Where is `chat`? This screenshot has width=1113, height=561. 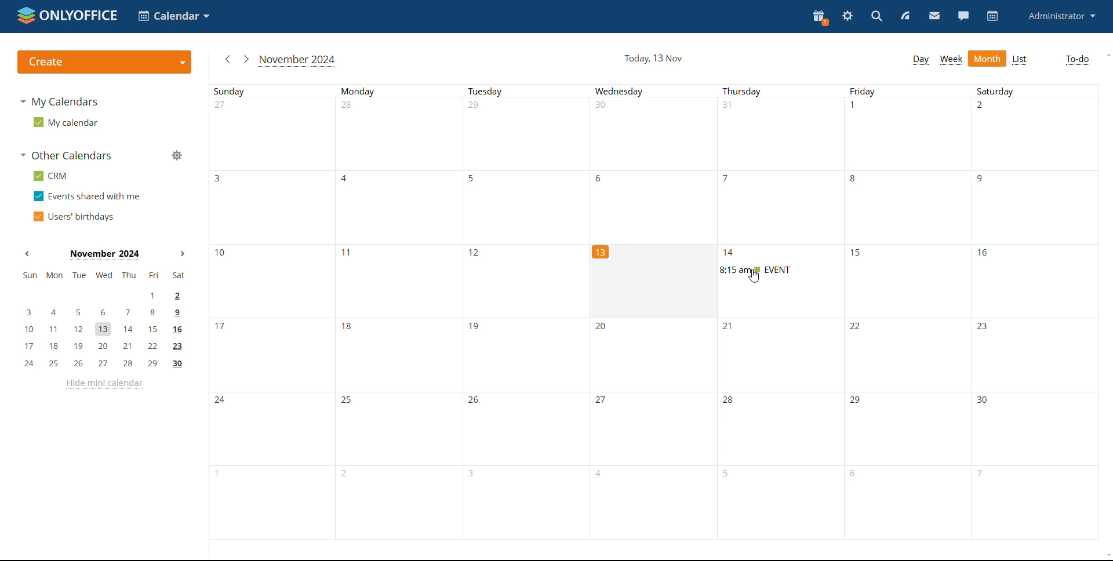 chat is located at coordinates (963, 15).